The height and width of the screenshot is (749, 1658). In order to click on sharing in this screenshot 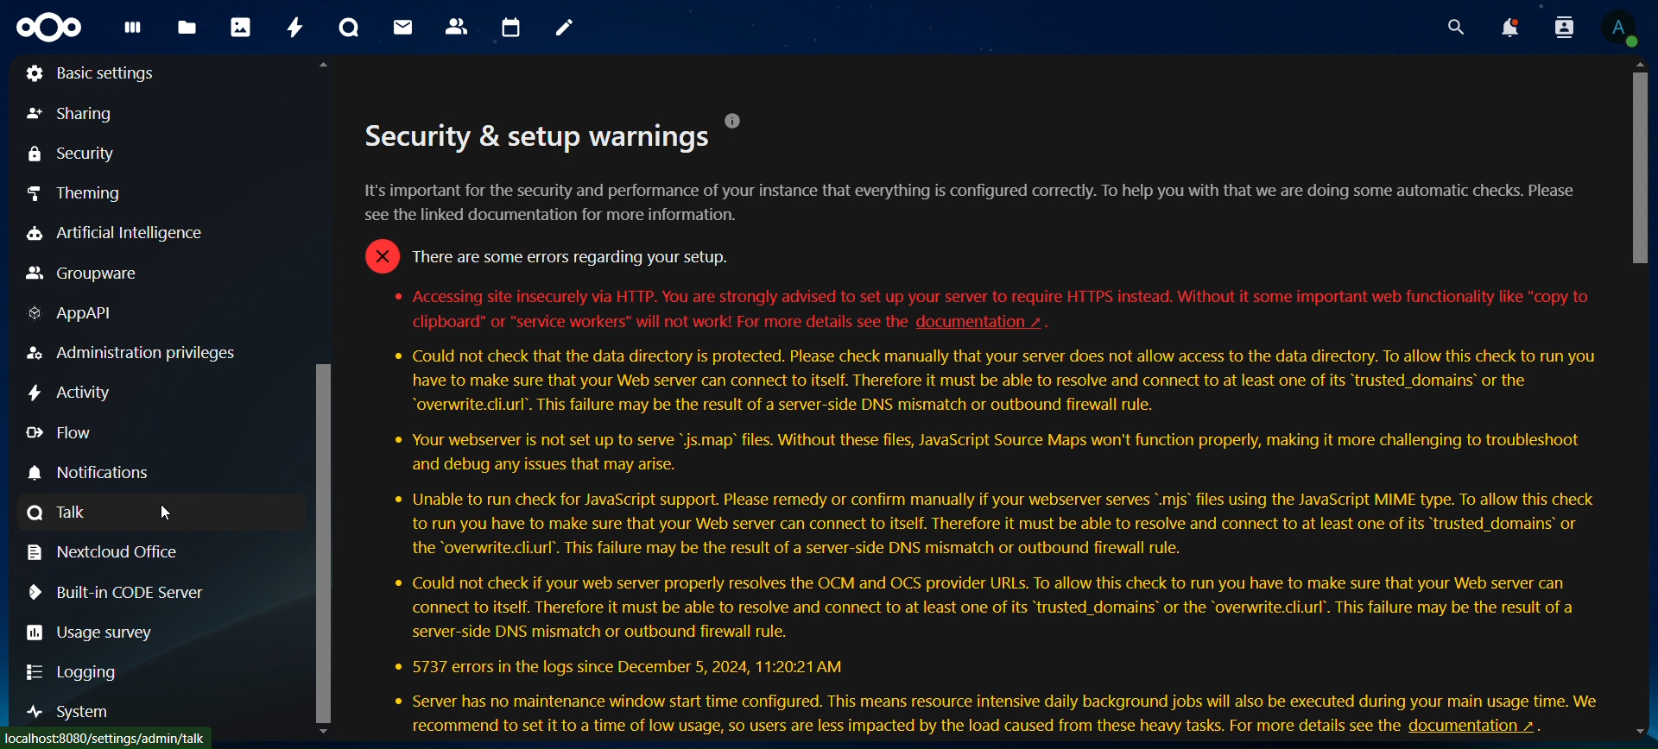, I will do `click(82, 114)`.